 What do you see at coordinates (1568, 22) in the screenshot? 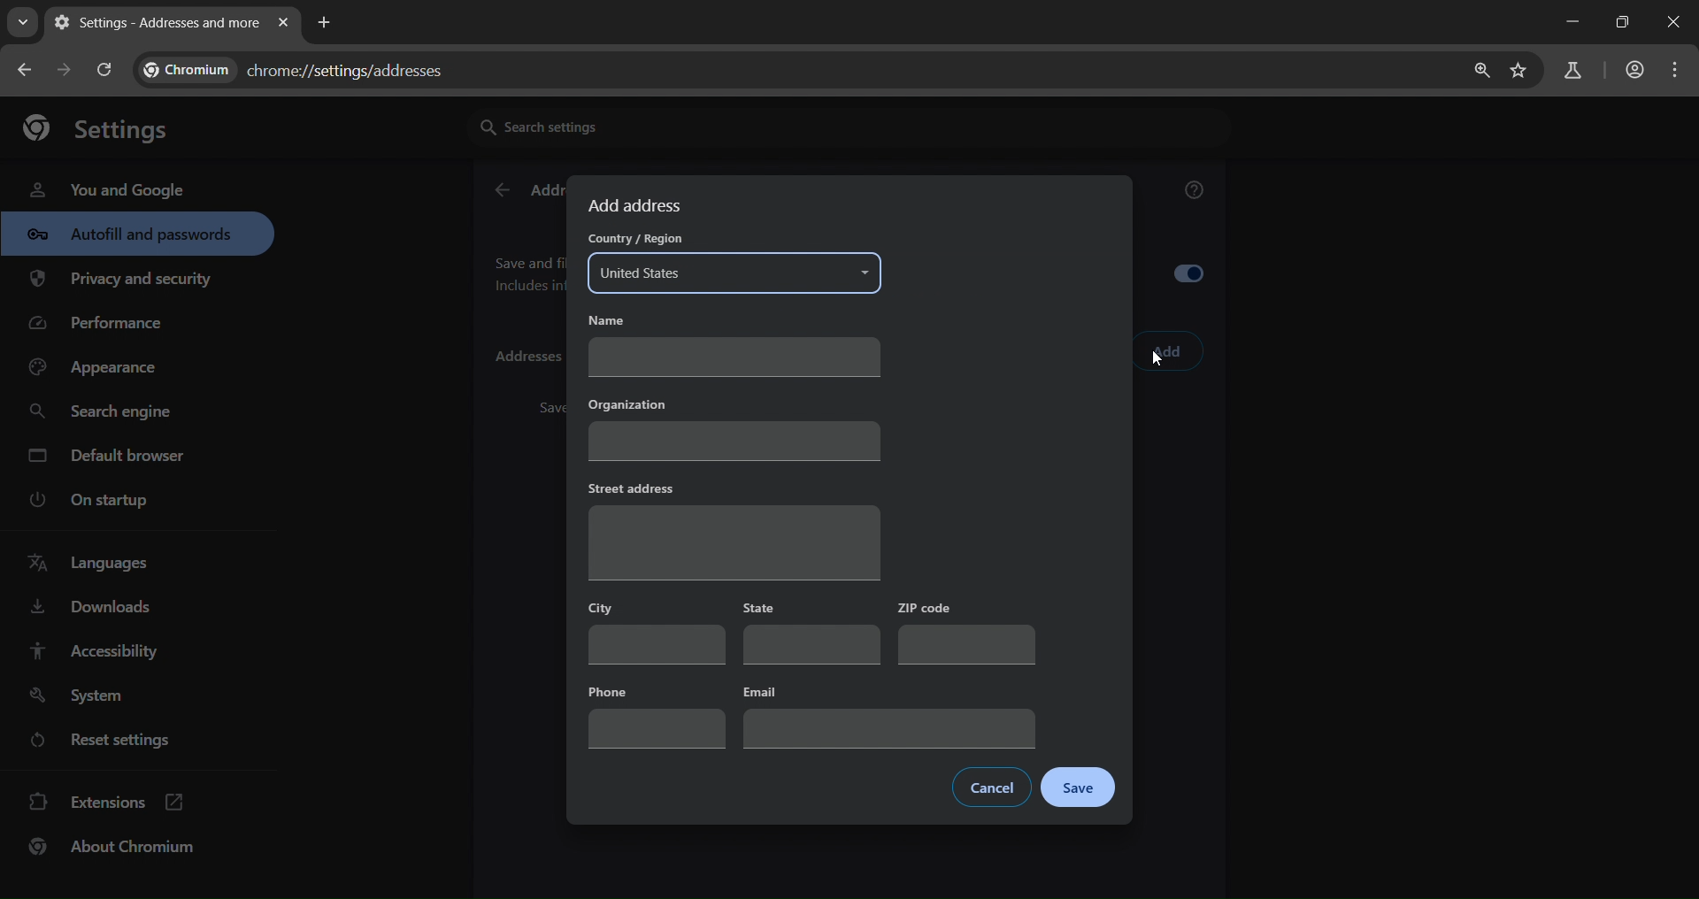
I see `minimize` at bounding box center [1568, 22].